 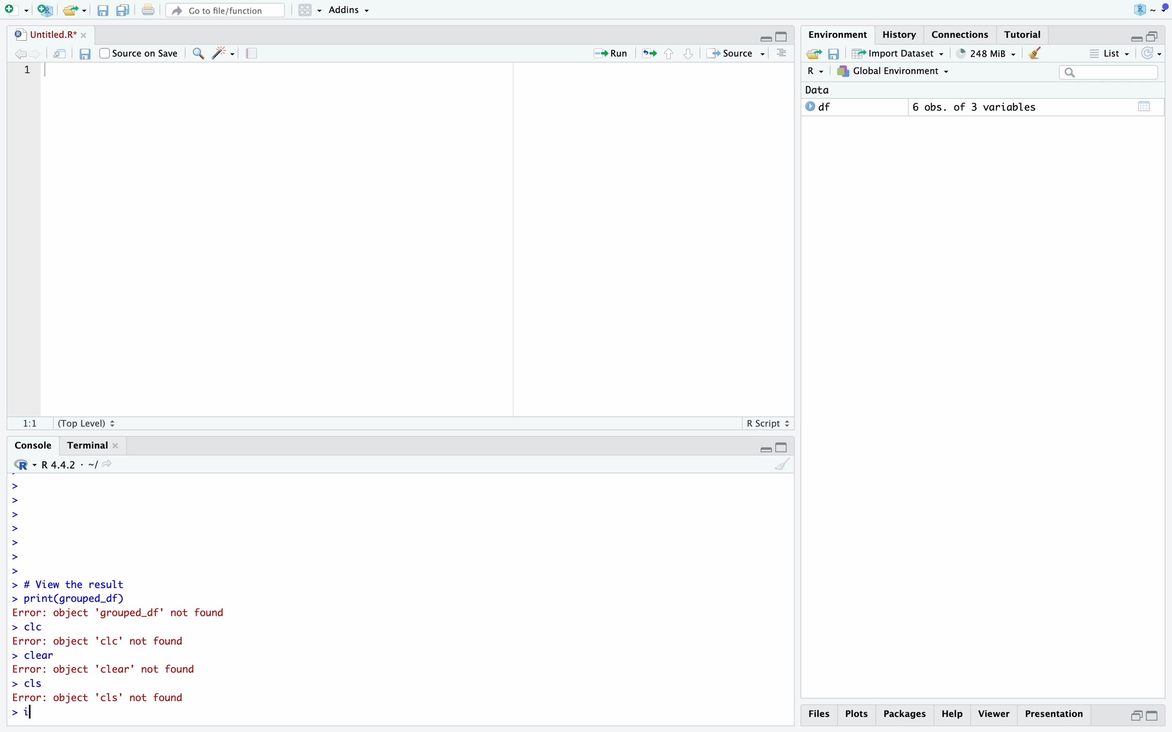 What do you see at coordinates (421, 238) in the screenshot?
I see `Code Editor` at bounding box center [421, 238].